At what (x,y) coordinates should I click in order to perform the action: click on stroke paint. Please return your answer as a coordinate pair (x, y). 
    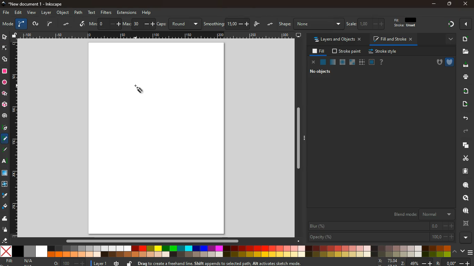
    Looking at the image, I should click on (347, 51).